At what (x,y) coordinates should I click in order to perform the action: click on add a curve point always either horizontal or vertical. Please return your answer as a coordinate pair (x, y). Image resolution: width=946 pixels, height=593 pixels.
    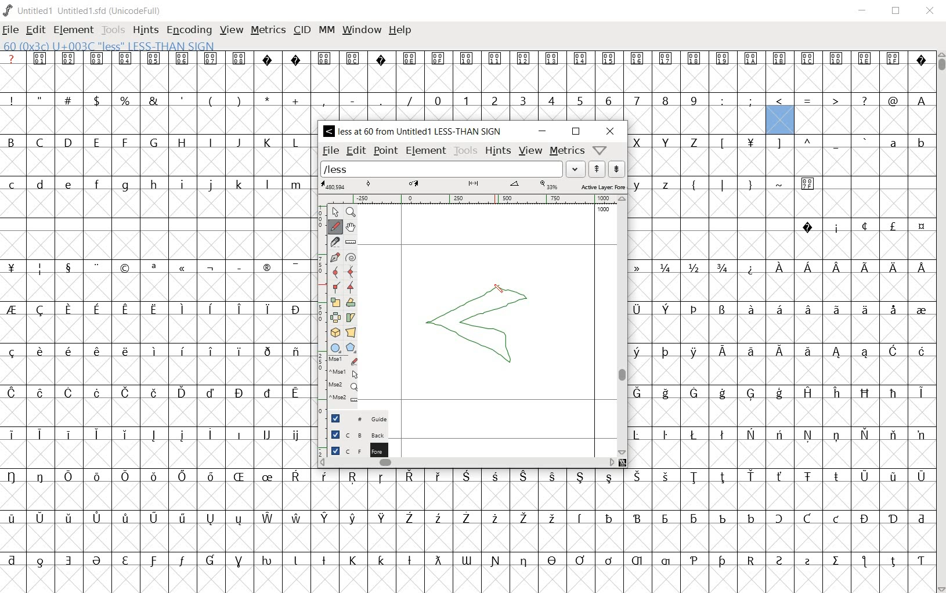
    Looking at the image, I should click on (349, 271).